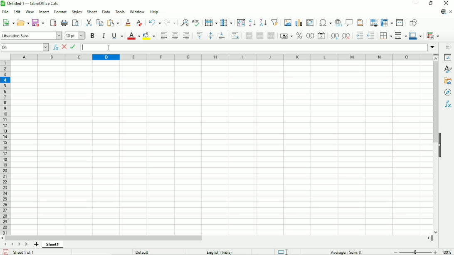 This screenshot has width=454, height=255. Describe the element at coordinates (402, 36) in the screenshot. I see `Border style` at that location.